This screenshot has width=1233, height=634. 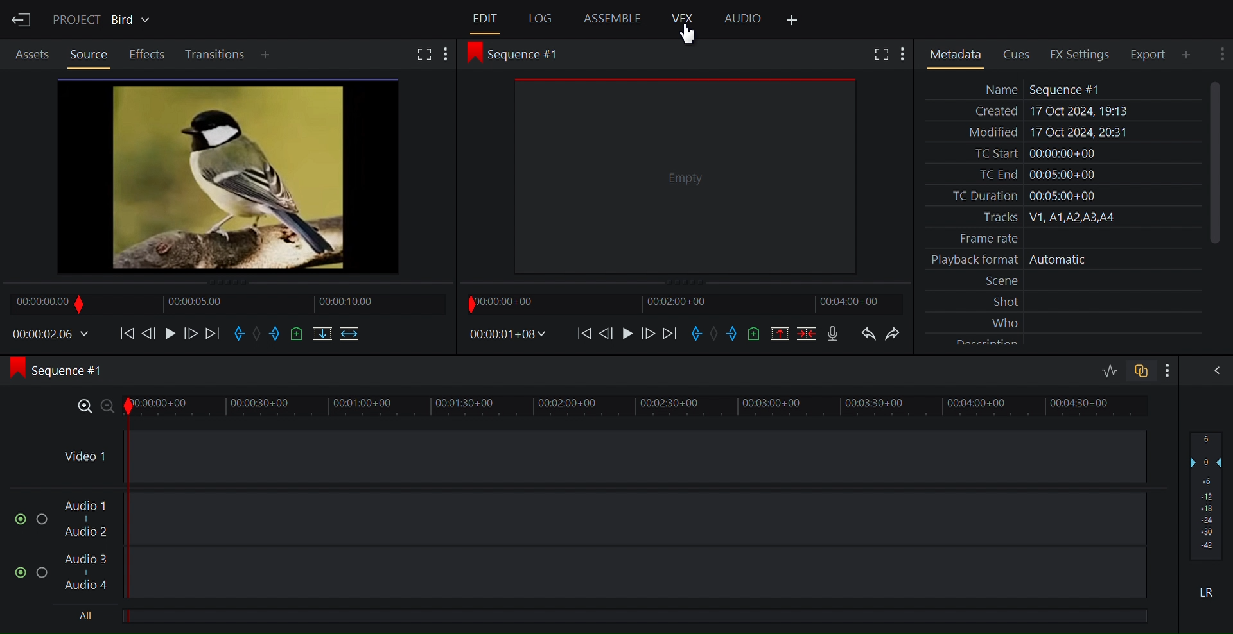 What do you see at coordinates (226, 176) in the screenshot?
I see `Show source clips` at bounding box center [226, 176].